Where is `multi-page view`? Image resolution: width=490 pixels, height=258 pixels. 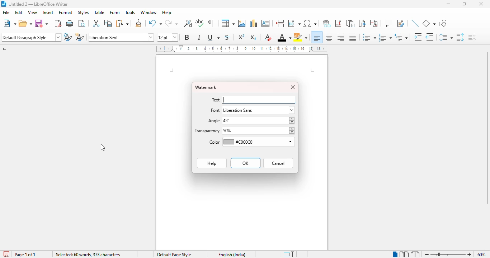
multi-page view is located at coordinates (404, 254).